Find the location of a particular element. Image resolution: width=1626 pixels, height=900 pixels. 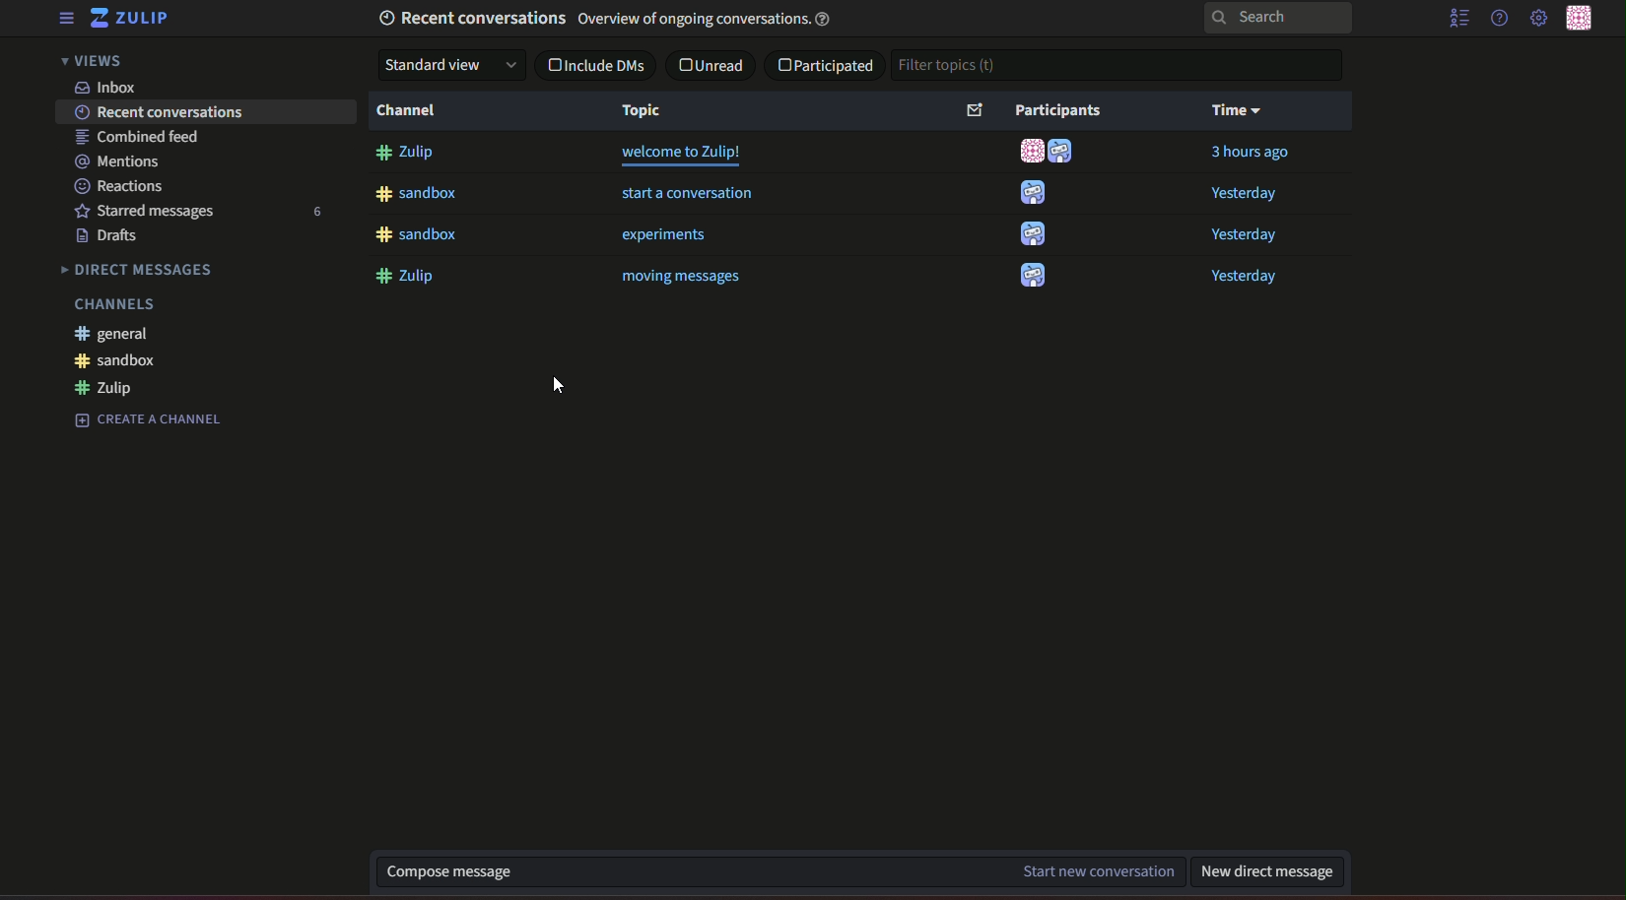

yesterday is located at coordinates (1246, 194).